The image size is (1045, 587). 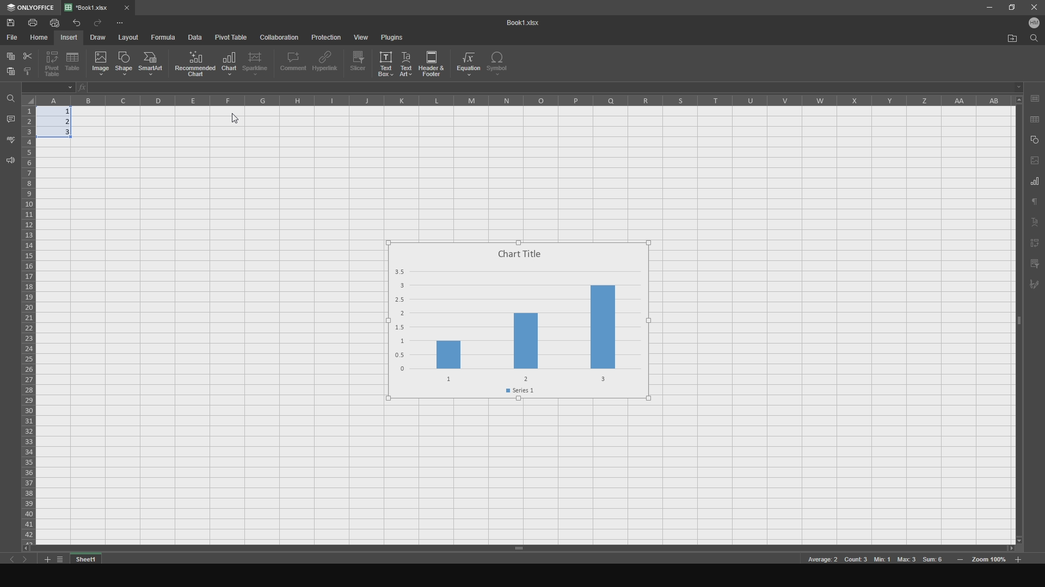 What do you see at coordinates (199, 38) in the screenshot?
I see `data` at bounding box center [199, 38].